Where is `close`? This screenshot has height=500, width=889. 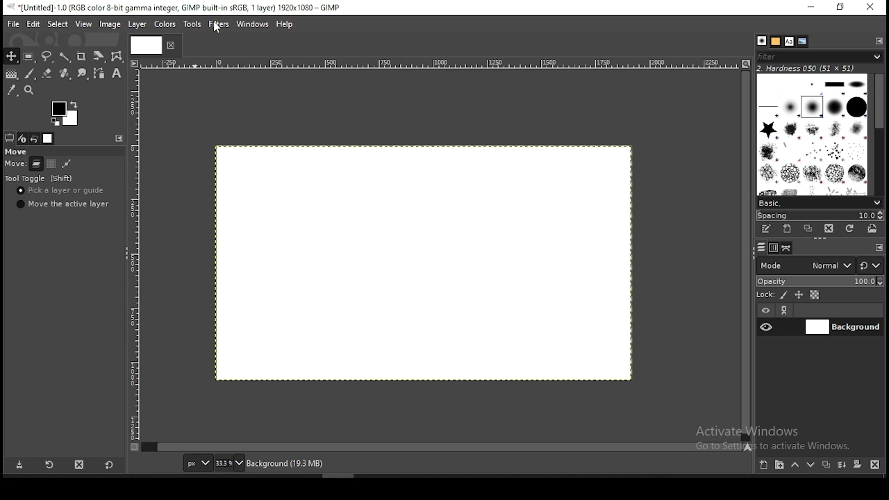
close is located at coordinates (169, 45).